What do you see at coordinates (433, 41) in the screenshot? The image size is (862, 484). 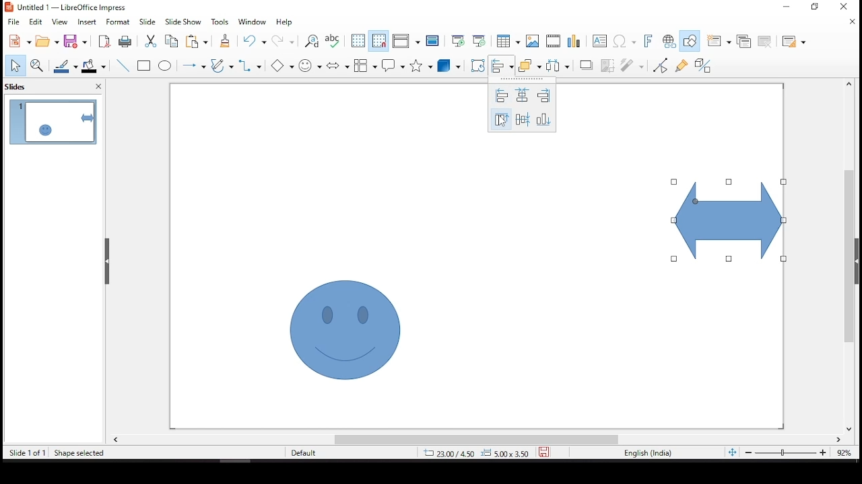 I see `master slide` at bounding box center [433, 41].